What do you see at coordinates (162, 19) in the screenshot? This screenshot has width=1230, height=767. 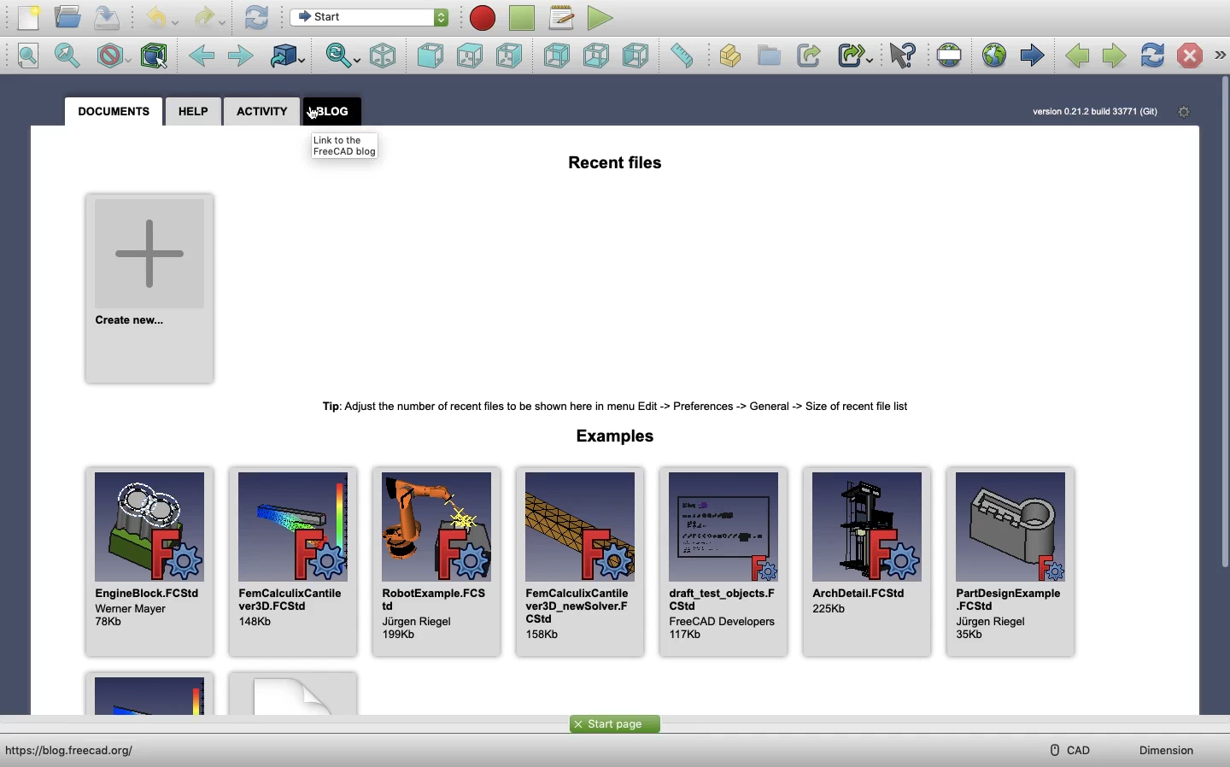 I see `Undo` at bounding box center [162, 19].